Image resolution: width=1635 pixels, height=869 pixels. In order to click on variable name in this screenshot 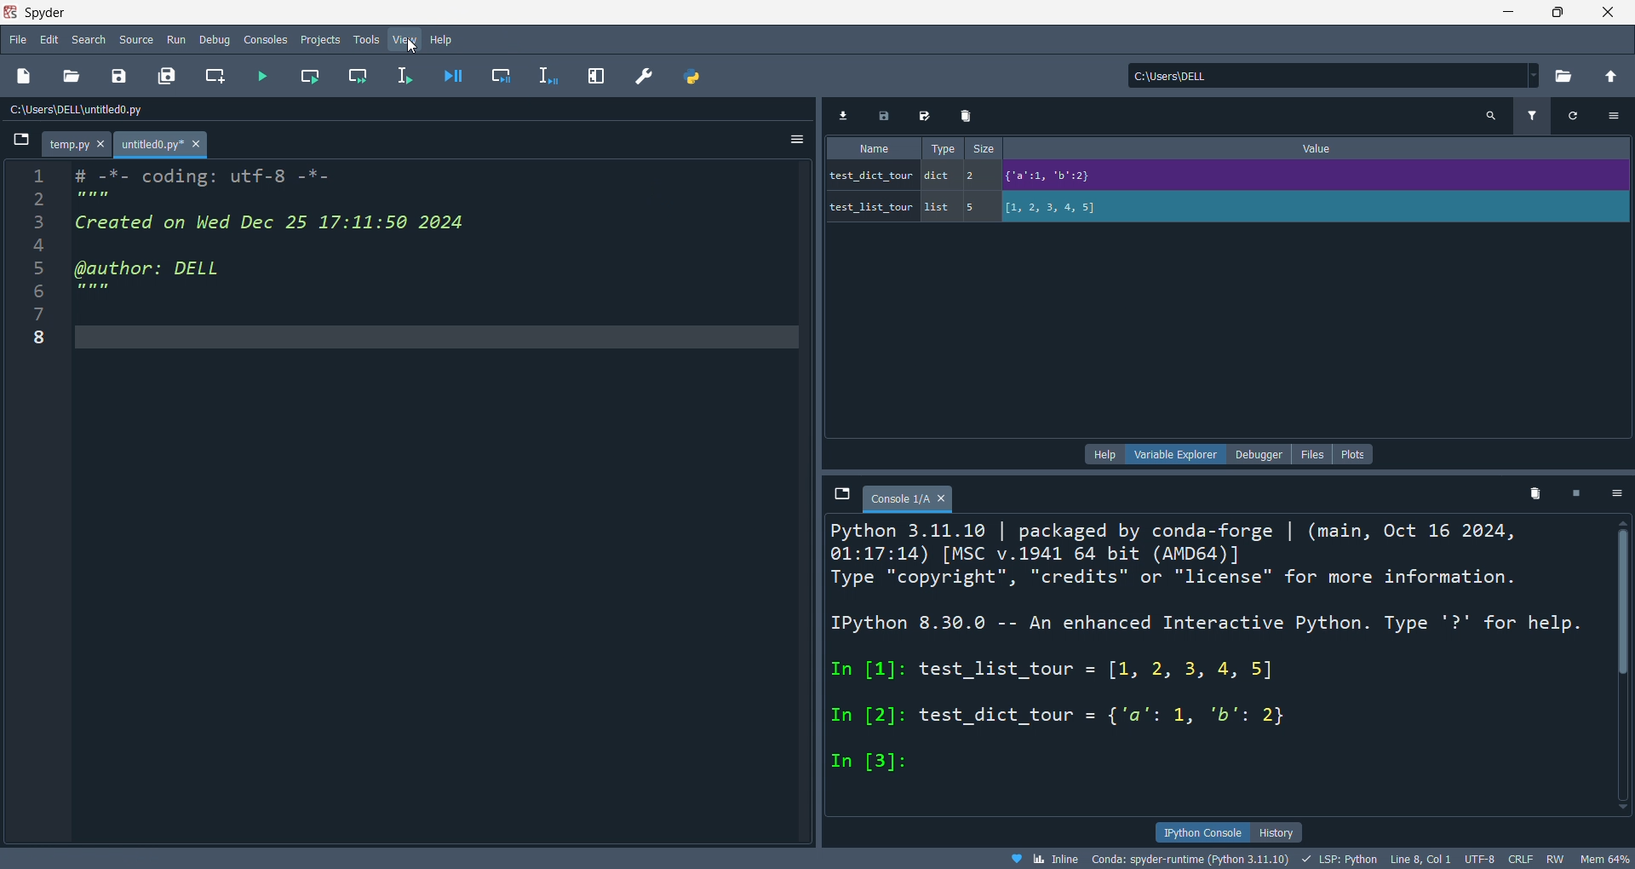, I will do `click(870, 204)`.